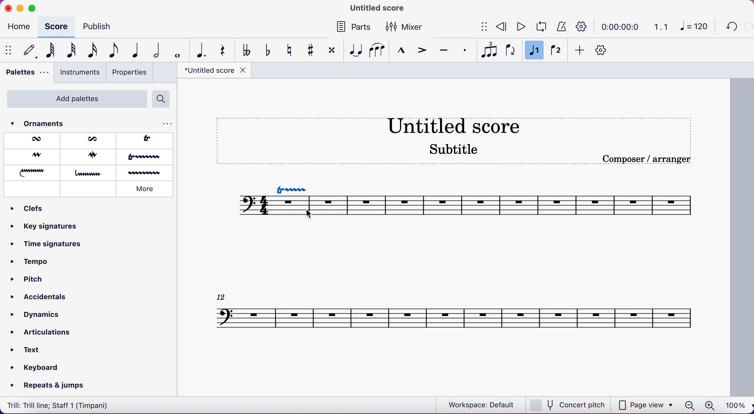 This screenshot has width=754, height=414. Describe the element at coordinates (454, 313) in the screenshot. I see `Score` at that location.